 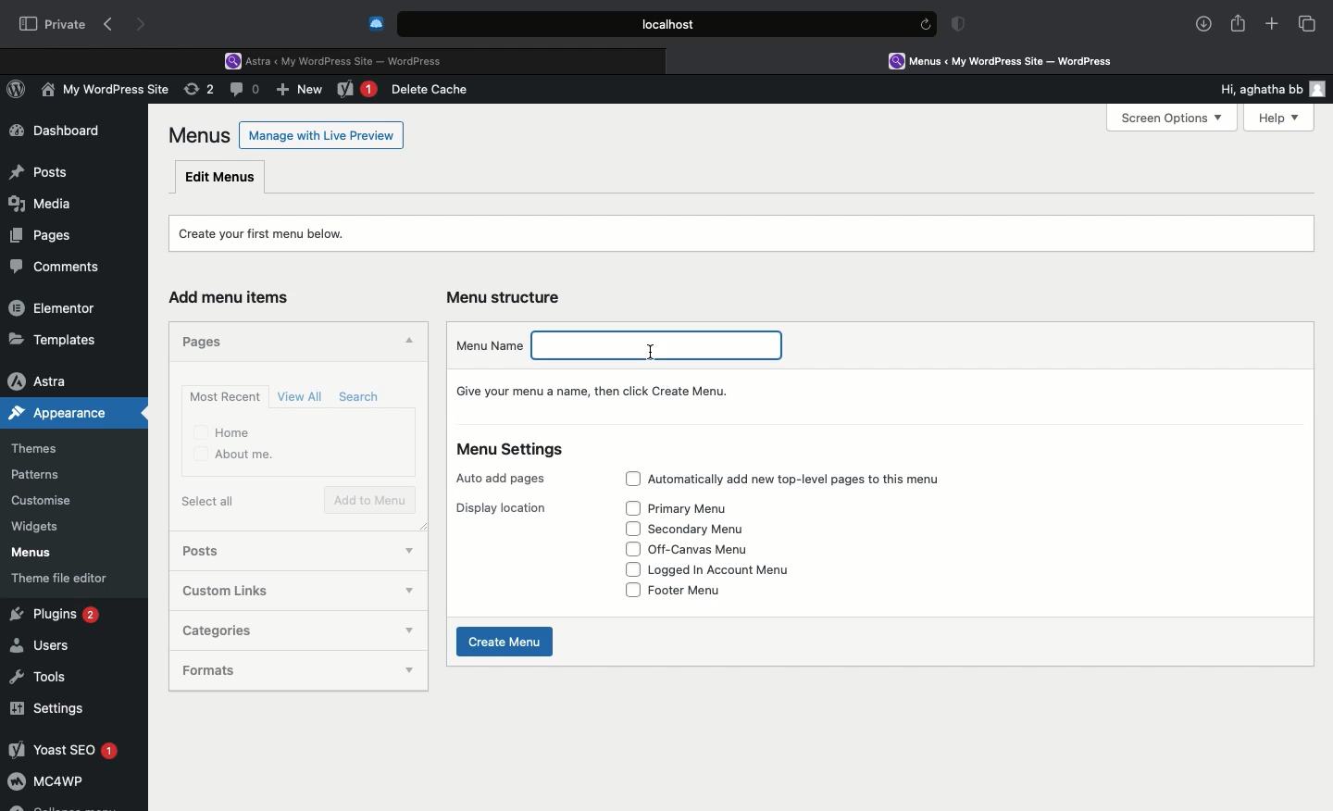 What do you see at coordinates (1252, 86) in the screenshot?
I see `Hi, aghatha bb` at bounding box center [1252, 86].